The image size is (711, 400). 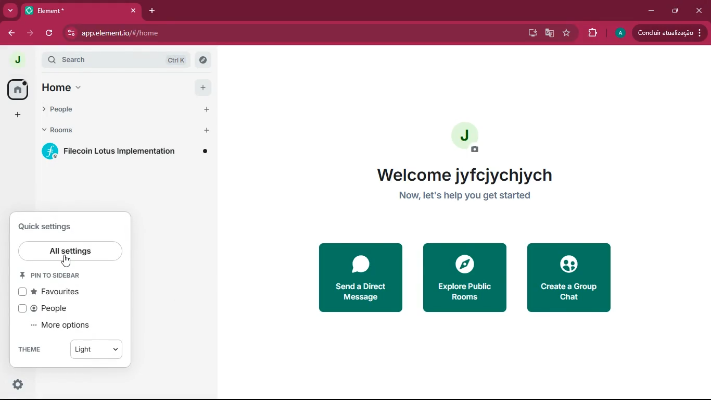 What do you see at coordinates (700, 11) in the screenshot?
I see `close` at bounding box center [700, 11].